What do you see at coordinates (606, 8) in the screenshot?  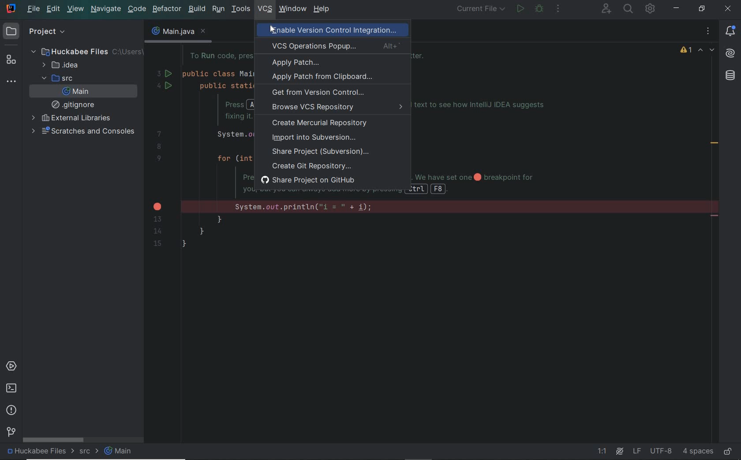 I see `CODE WITH ME` at bounding box center [606, 8].